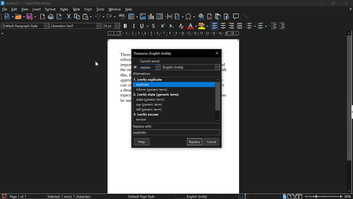 This screenshot has width=353, height=199. I want to click on text color, so click(192, 26).